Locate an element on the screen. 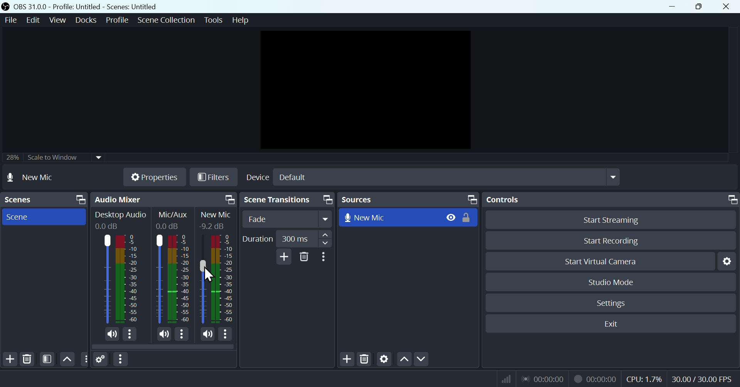 This screenshot has height=387, width=740. help is located at coordinates (240, 20).